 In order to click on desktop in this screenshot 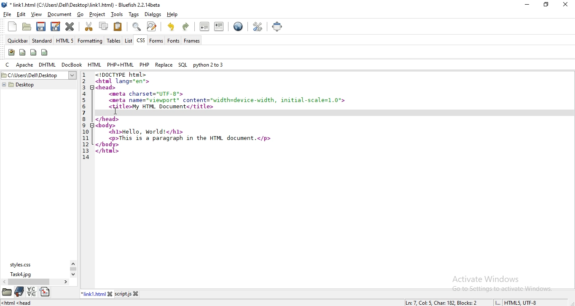, I will do `click(39, 75)`.